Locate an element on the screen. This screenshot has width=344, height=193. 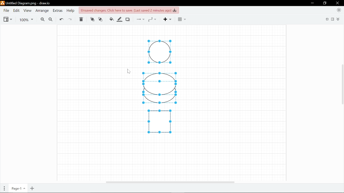
Format is located at coordinates (333, 19).